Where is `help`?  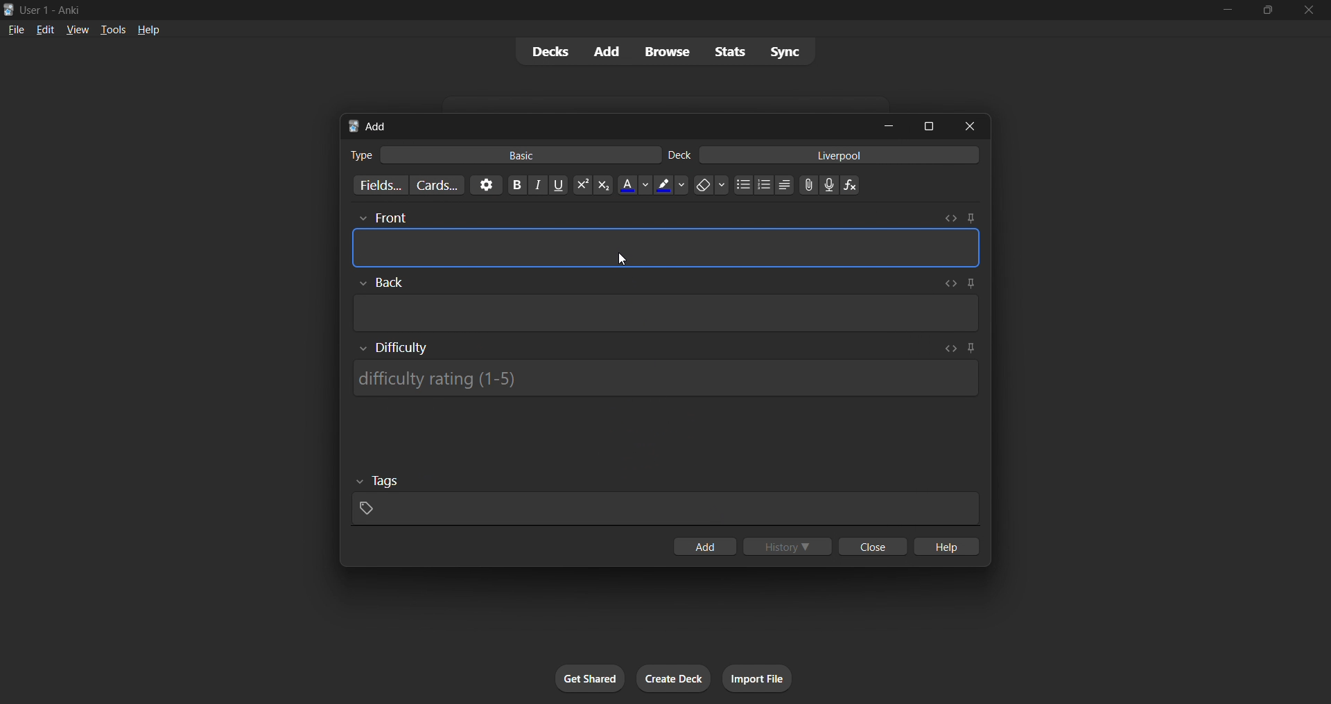 help is located at coordinates (148, 30).